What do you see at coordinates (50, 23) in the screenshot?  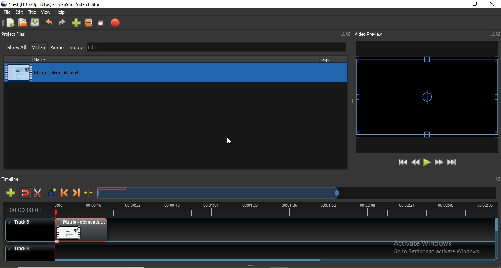 I see `Undo` at bounding box center [50, 23].